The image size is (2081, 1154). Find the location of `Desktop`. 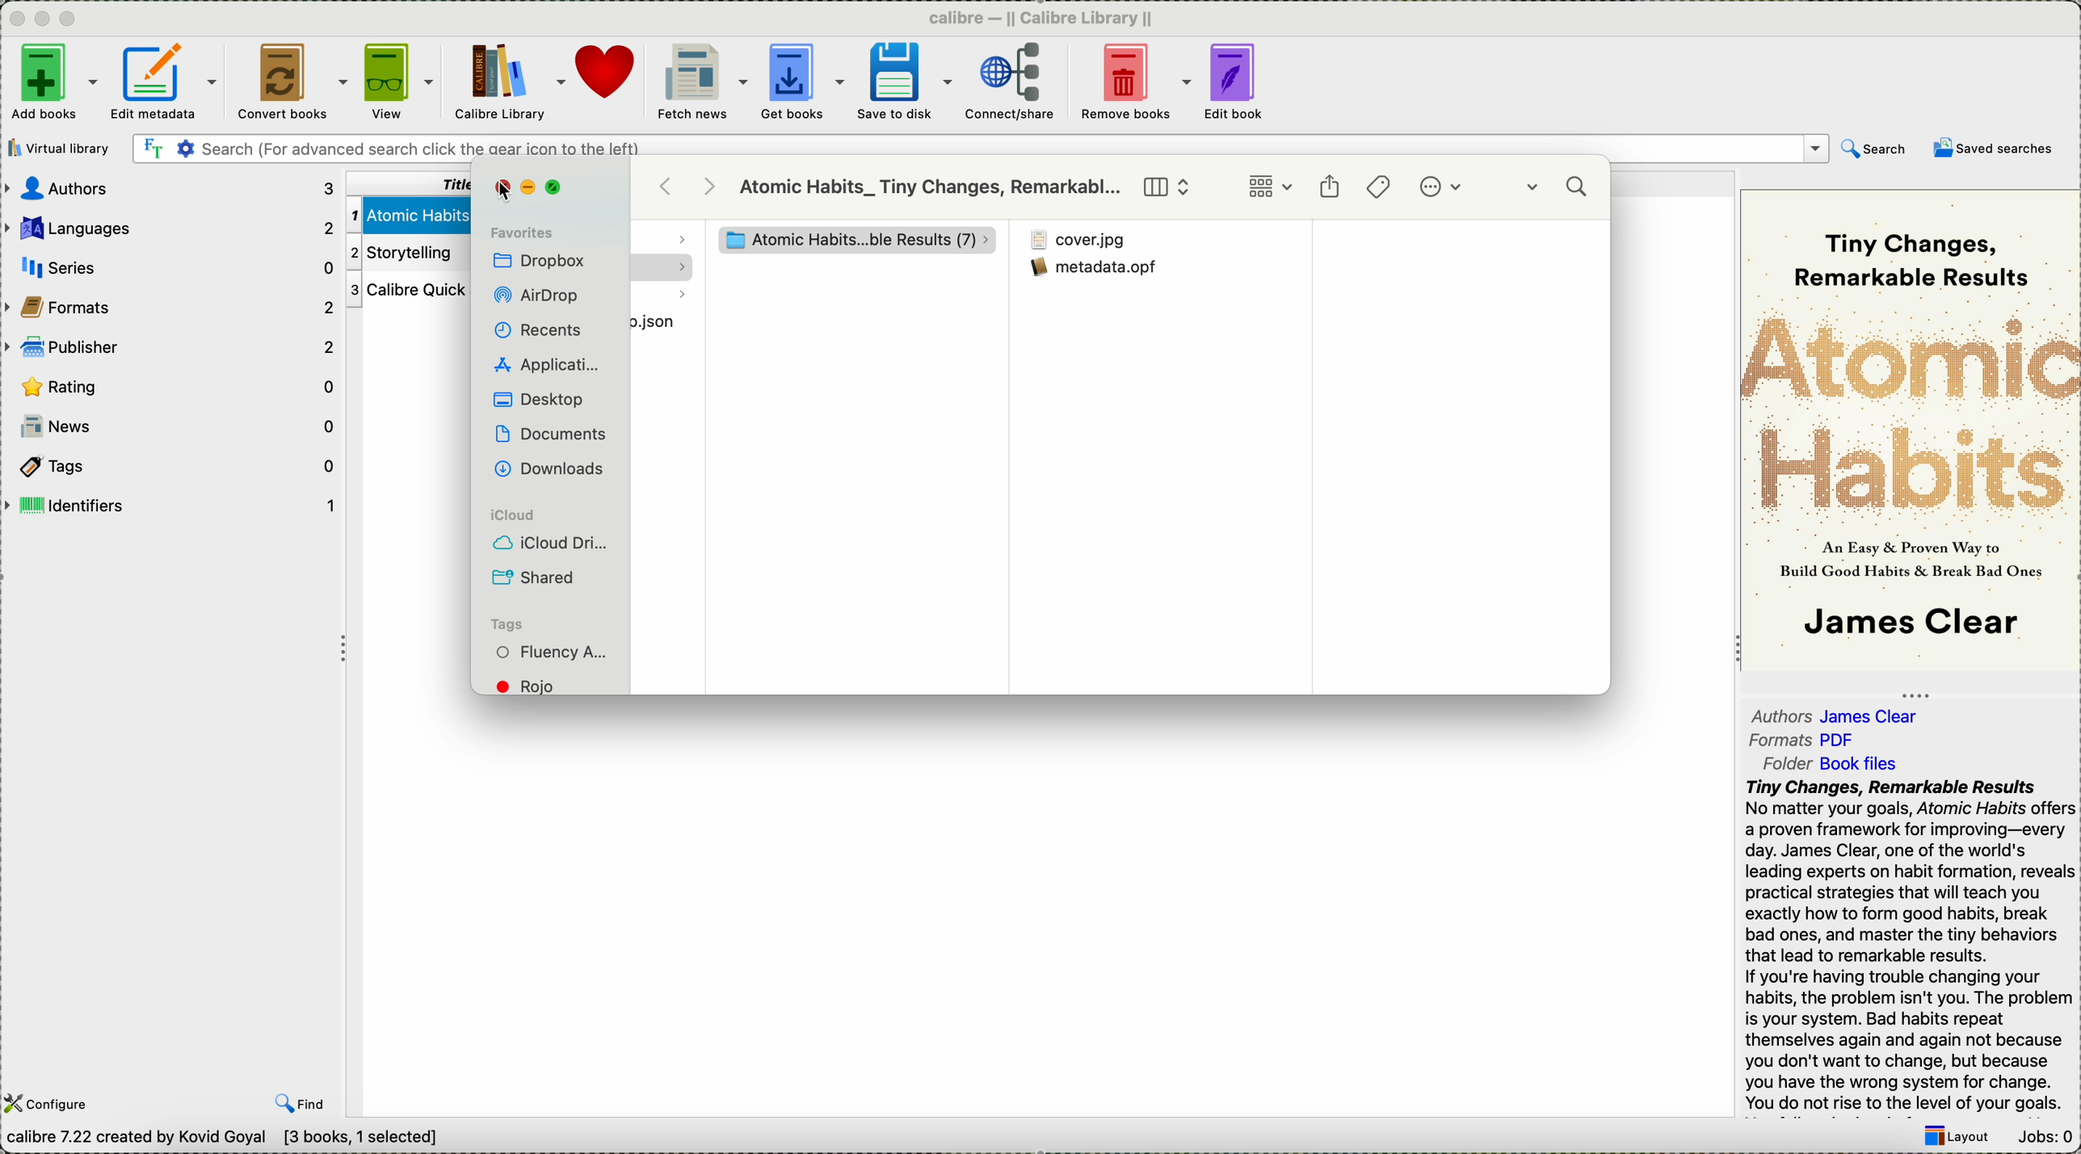

Desktop is located at coordinates (537, 399).